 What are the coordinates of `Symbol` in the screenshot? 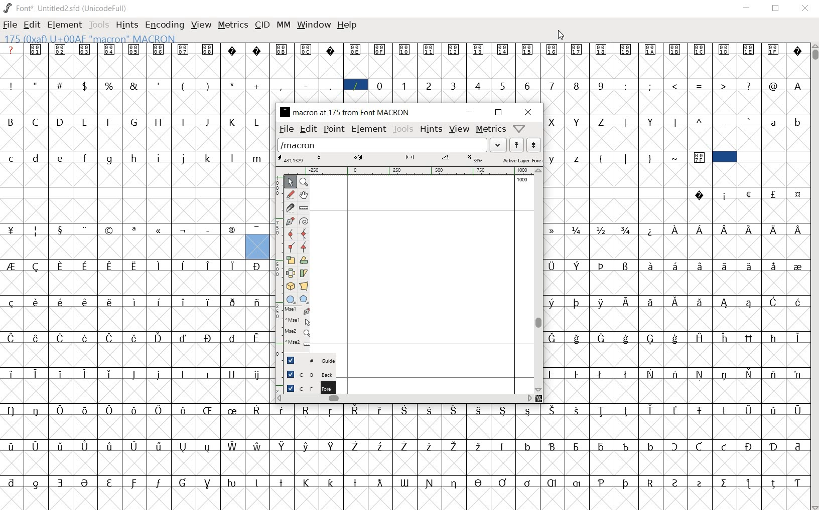 It's located at (405, 49).